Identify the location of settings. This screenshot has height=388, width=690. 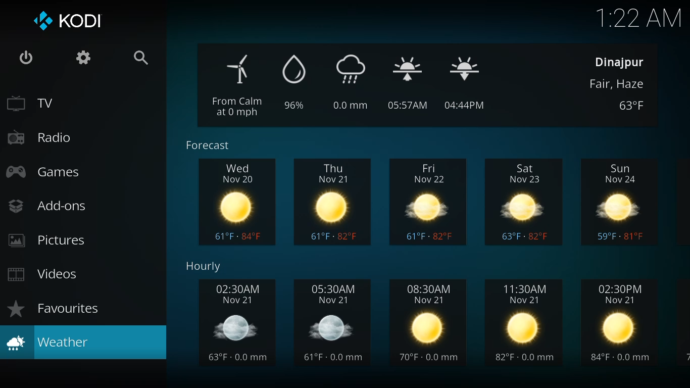
(83, 57).